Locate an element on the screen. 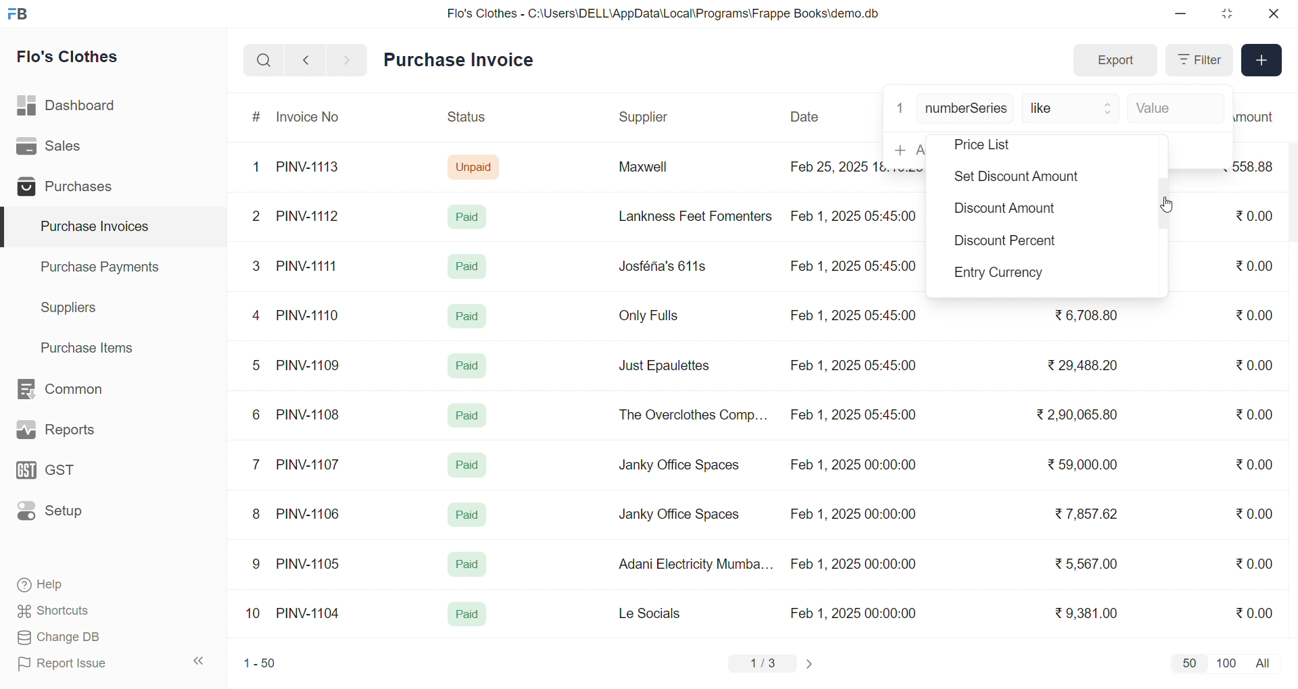 This screenshot has height=689, width=1298. Le Socials is located at coordinates (661, 613).